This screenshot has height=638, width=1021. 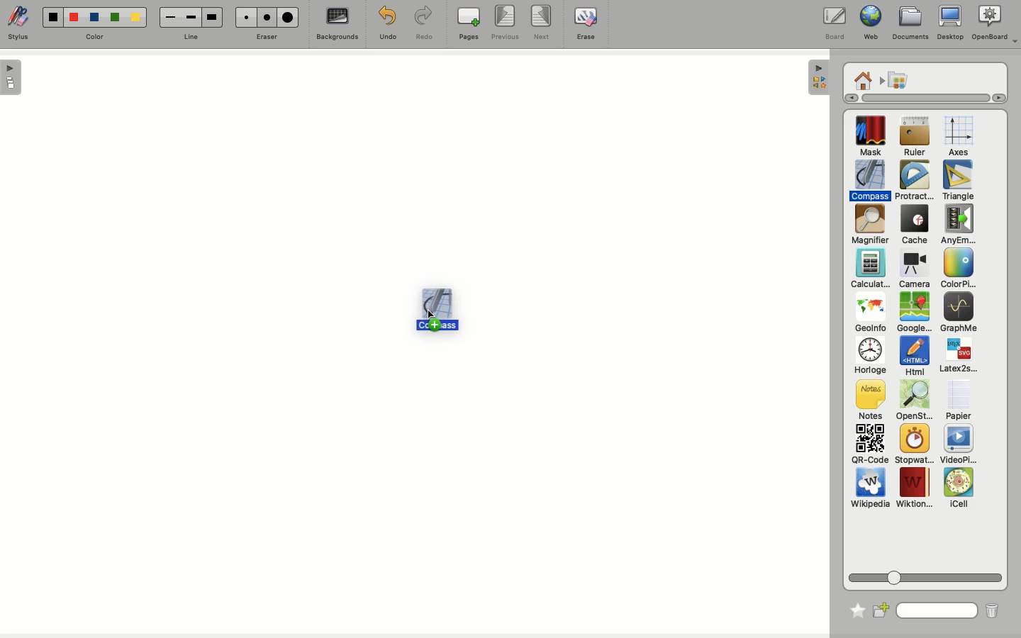 I want to click on Home, so click(x=863, y=79).